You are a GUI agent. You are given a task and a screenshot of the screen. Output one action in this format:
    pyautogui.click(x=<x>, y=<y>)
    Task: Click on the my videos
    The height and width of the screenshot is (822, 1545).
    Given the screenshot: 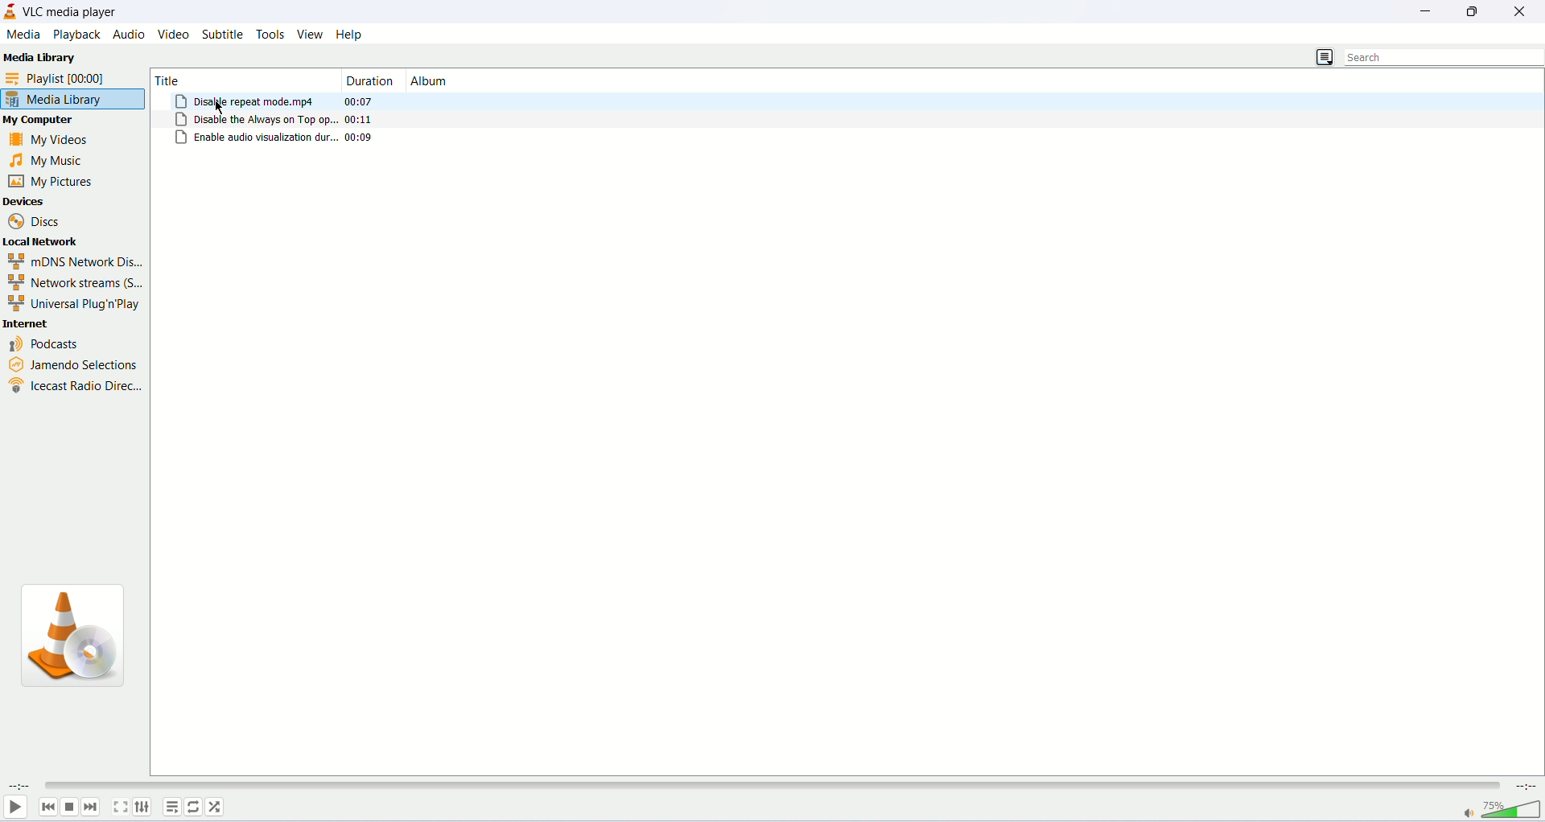 What is the action you would take?
    pyautogui.click(x=62, y=138)
    